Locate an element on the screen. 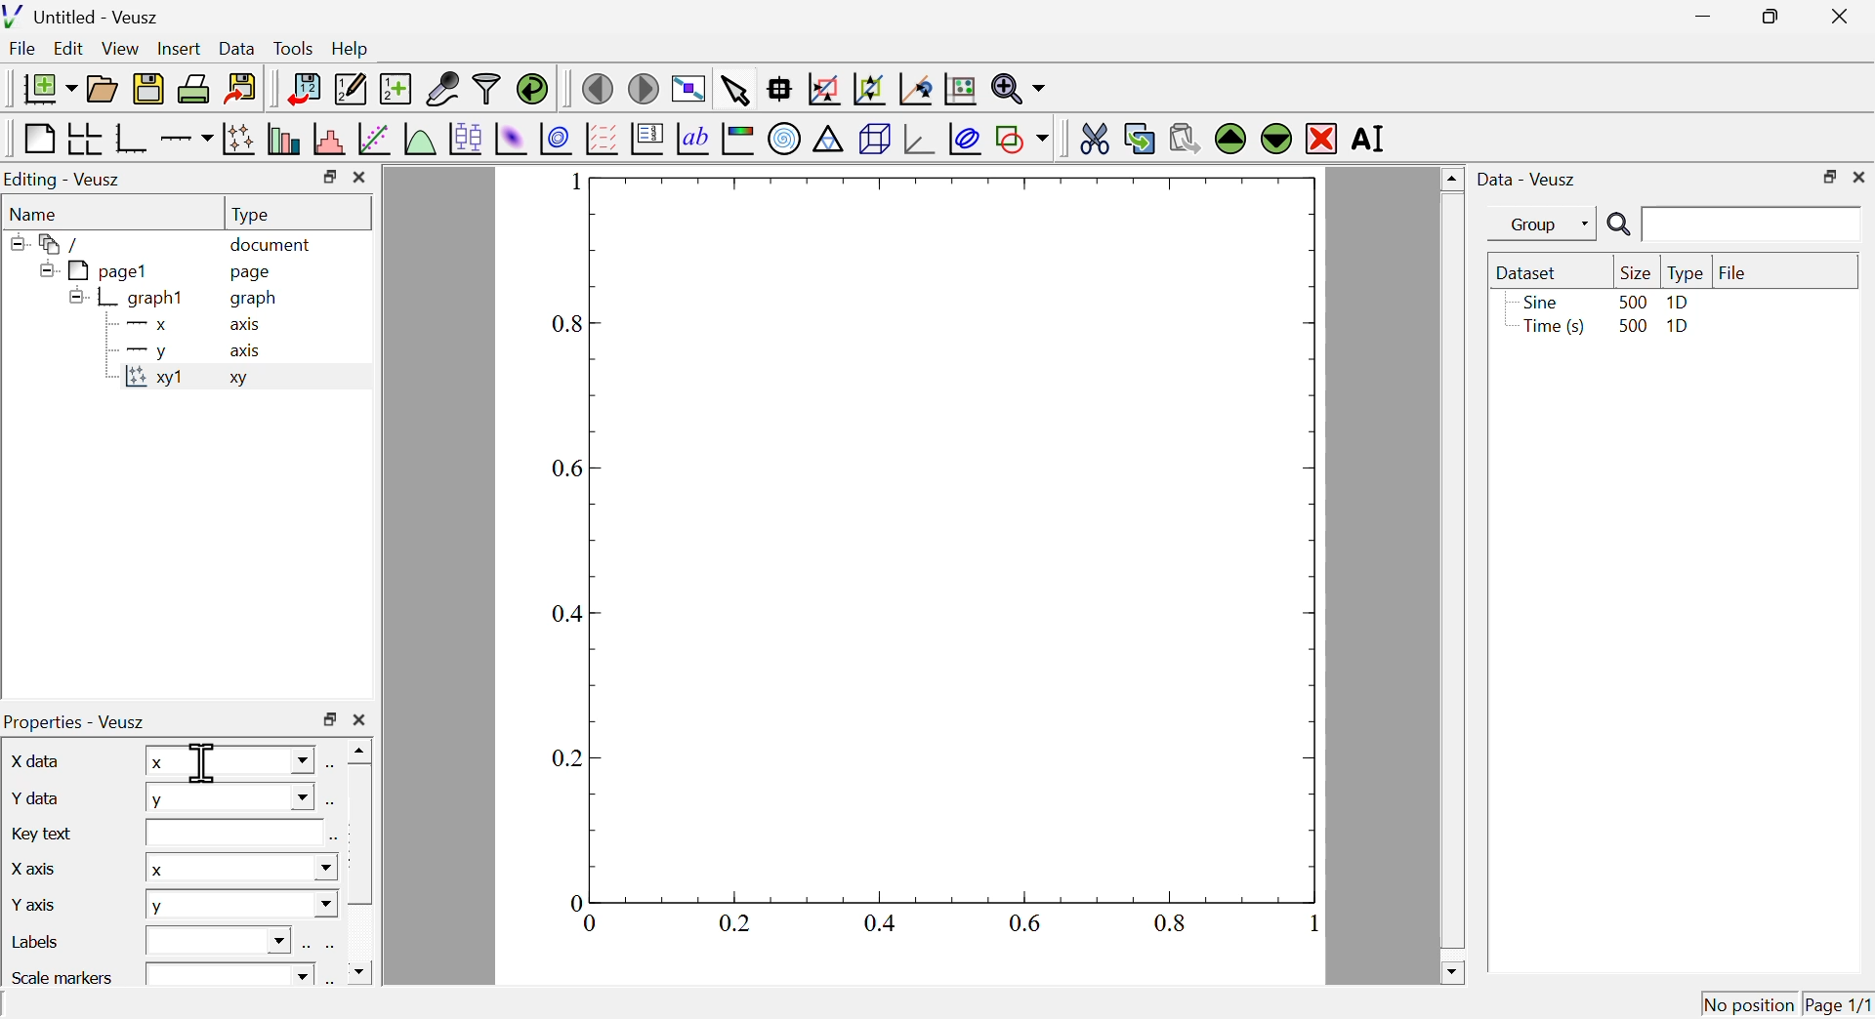  view is located at coordinates (122, 48).